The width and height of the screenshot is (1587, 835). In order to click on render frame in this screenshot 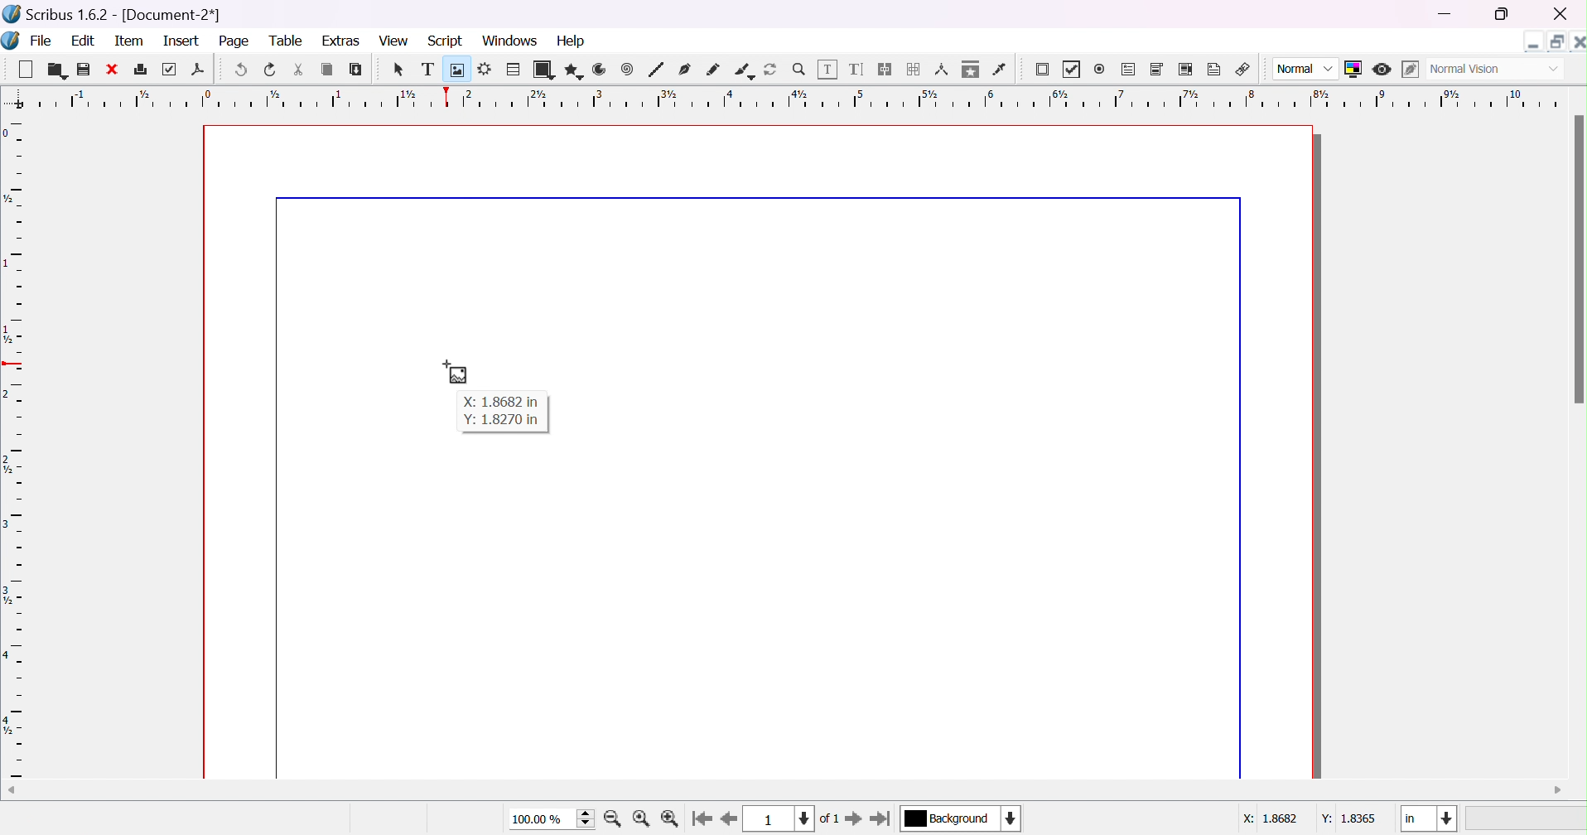, I will do `click(485, 68)`.